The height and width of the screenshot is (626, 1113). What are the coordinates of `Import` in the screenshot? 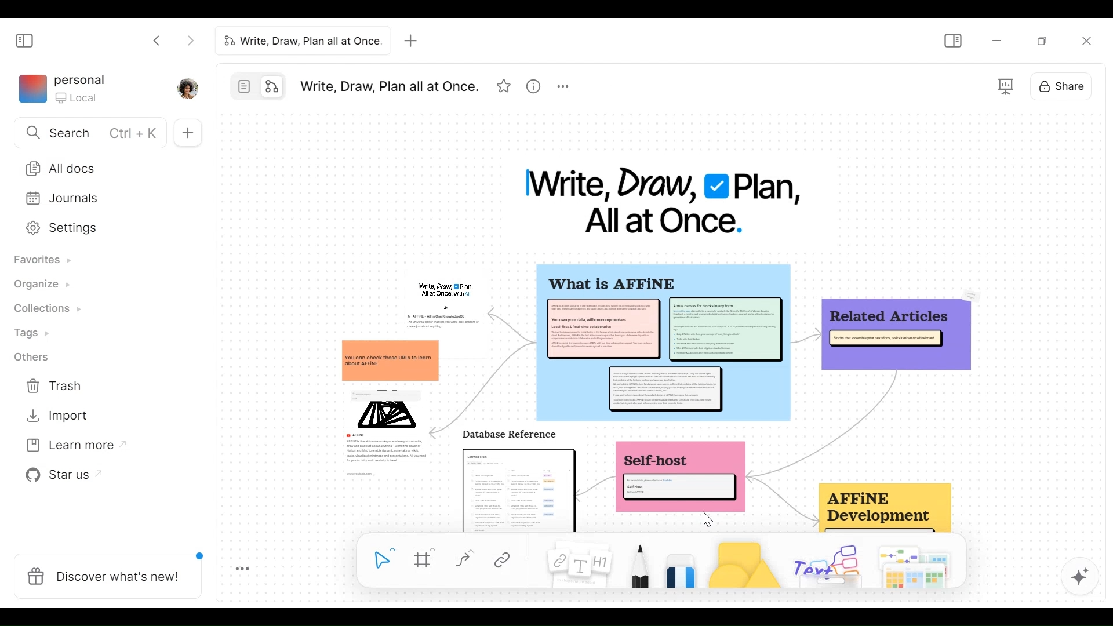 It's located at (52, 417).